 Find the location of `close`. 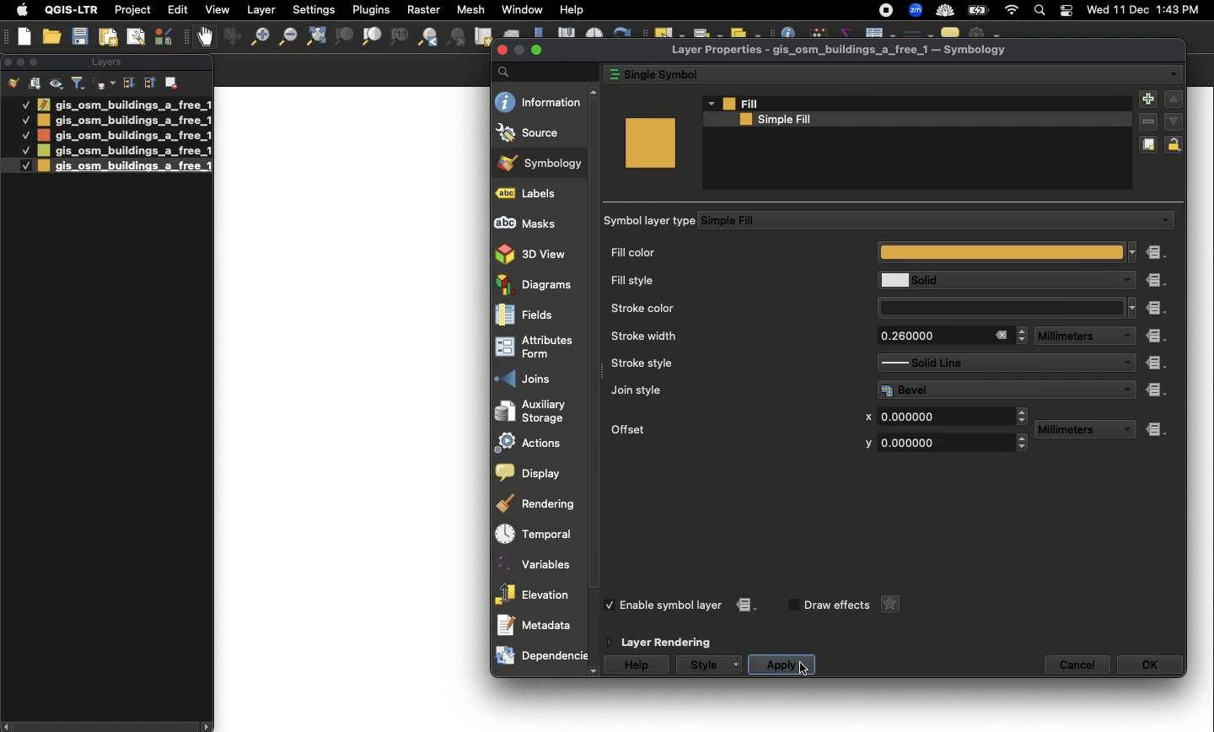

close is located at coordinates (503, 51).